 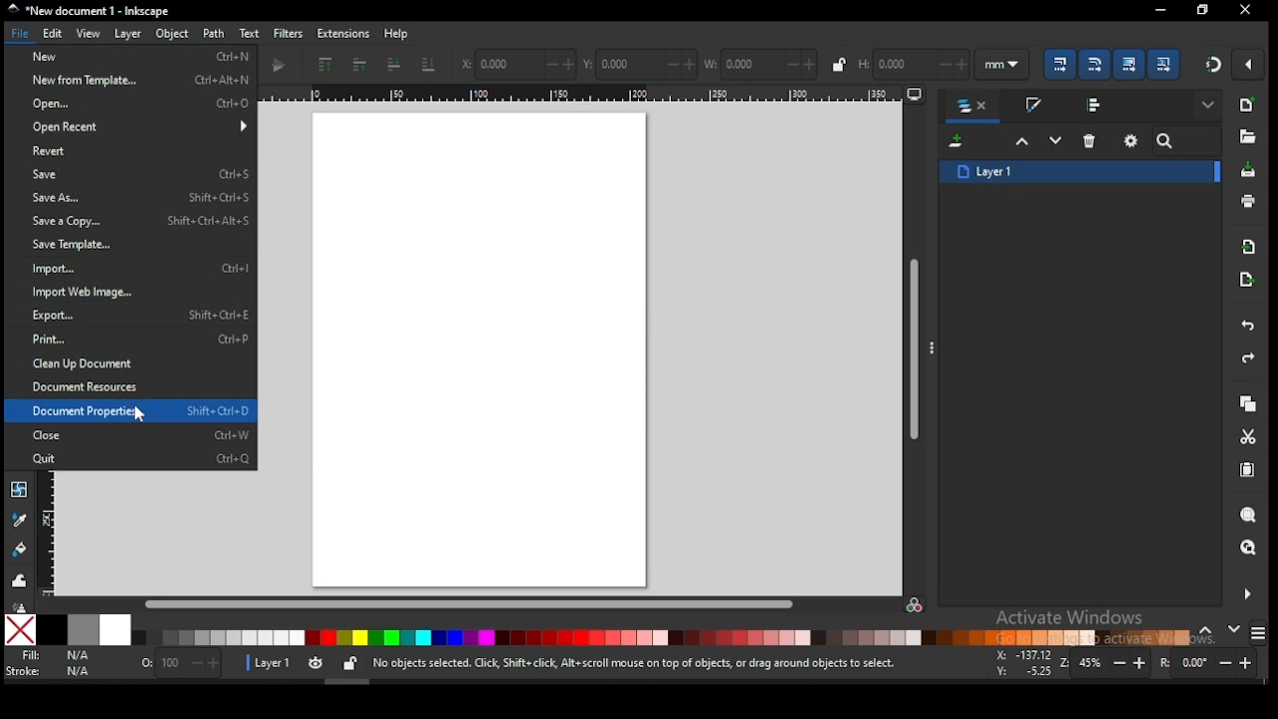 What do you see at coordinates (661, 637) in the screenshot?
I see `color palette` at bounding box center [661, 637].